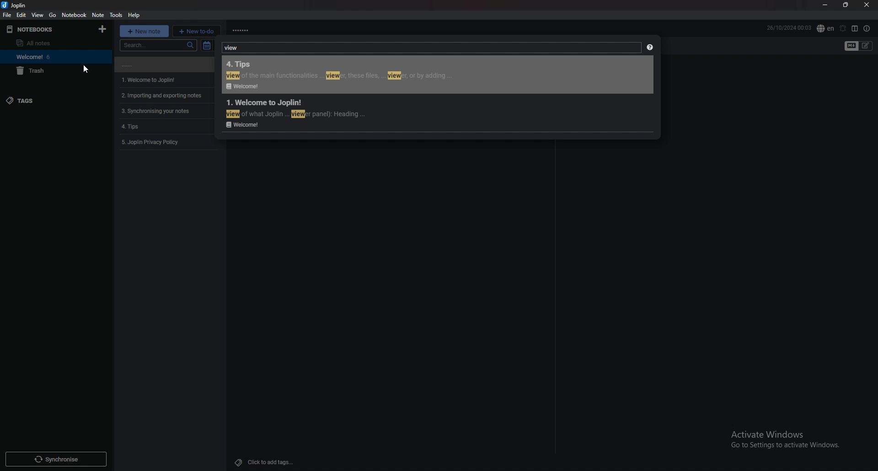 This screenshot has height=471, width=878. What do you see at coordinates (55, 29) in the screenshot?
I see `notebooks` at bounding box center [55, 29].